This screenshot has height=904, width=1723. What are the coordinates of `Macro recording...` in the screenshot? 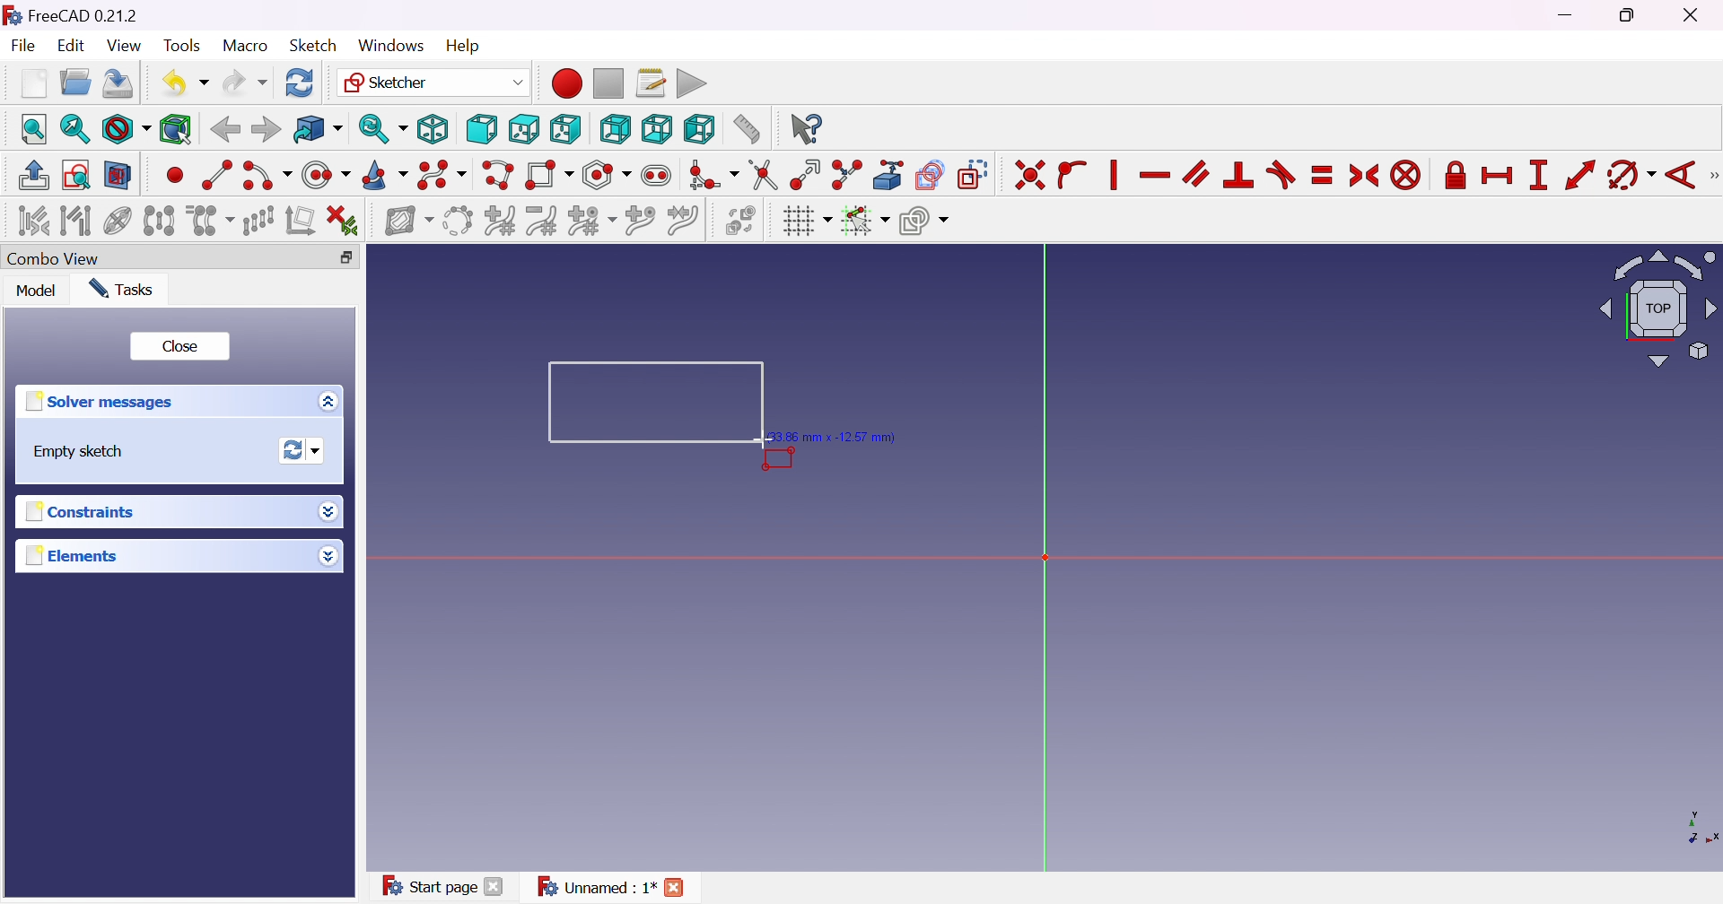 It's located at (564, 83).